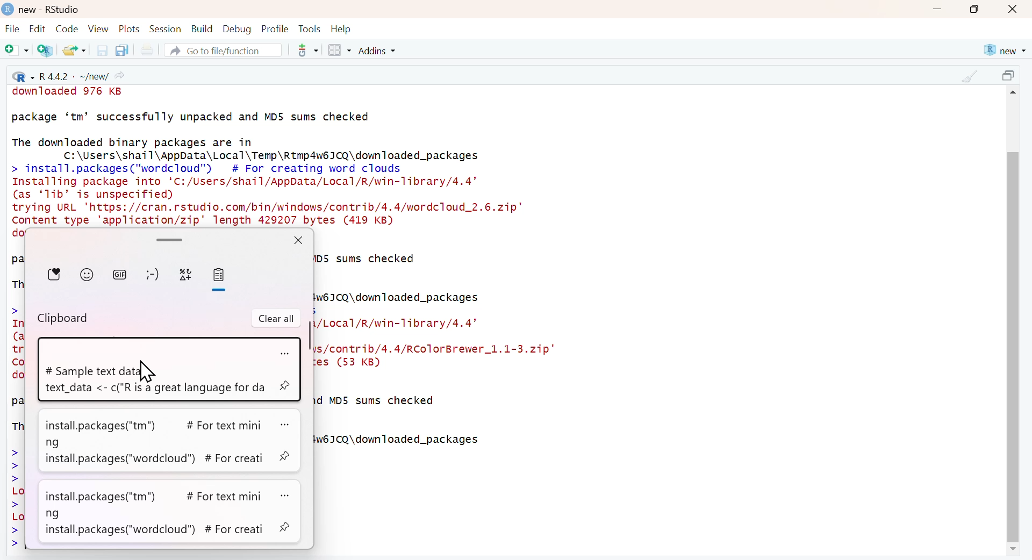 The width and height of the screenshot is (1032, 560). What do you see at coordinates (286, 529) in the screenshot?
I see `pin` at bounding box center [286, 529].